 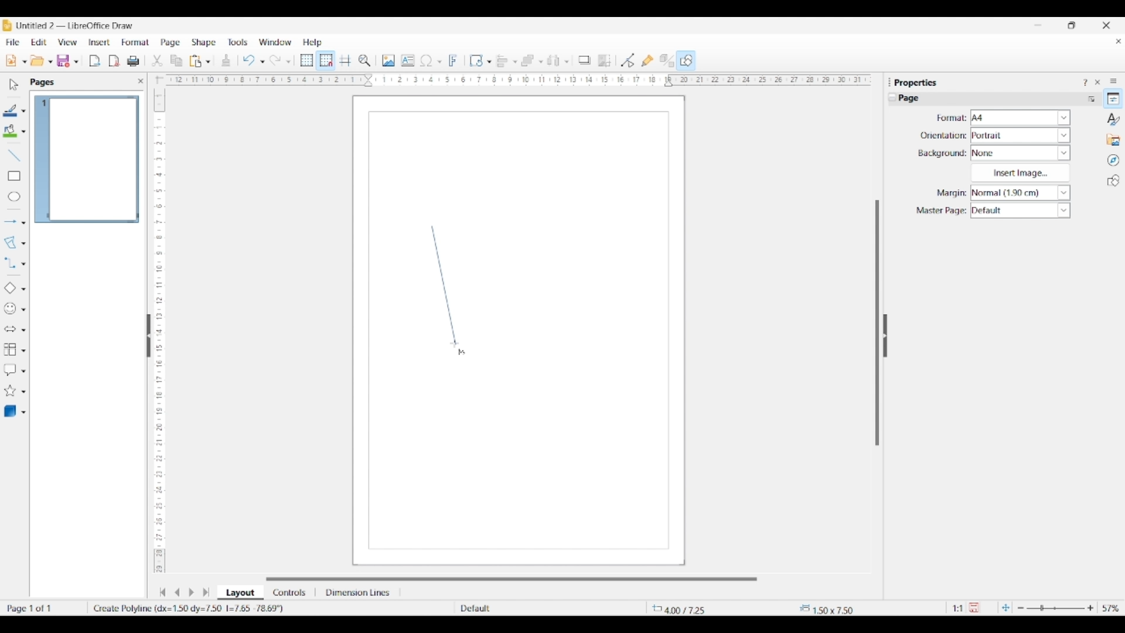 What do you see at coordinates (454, 60) in the screenshot?
I see `Insert fontwork text` at bounding box center [454, 60].